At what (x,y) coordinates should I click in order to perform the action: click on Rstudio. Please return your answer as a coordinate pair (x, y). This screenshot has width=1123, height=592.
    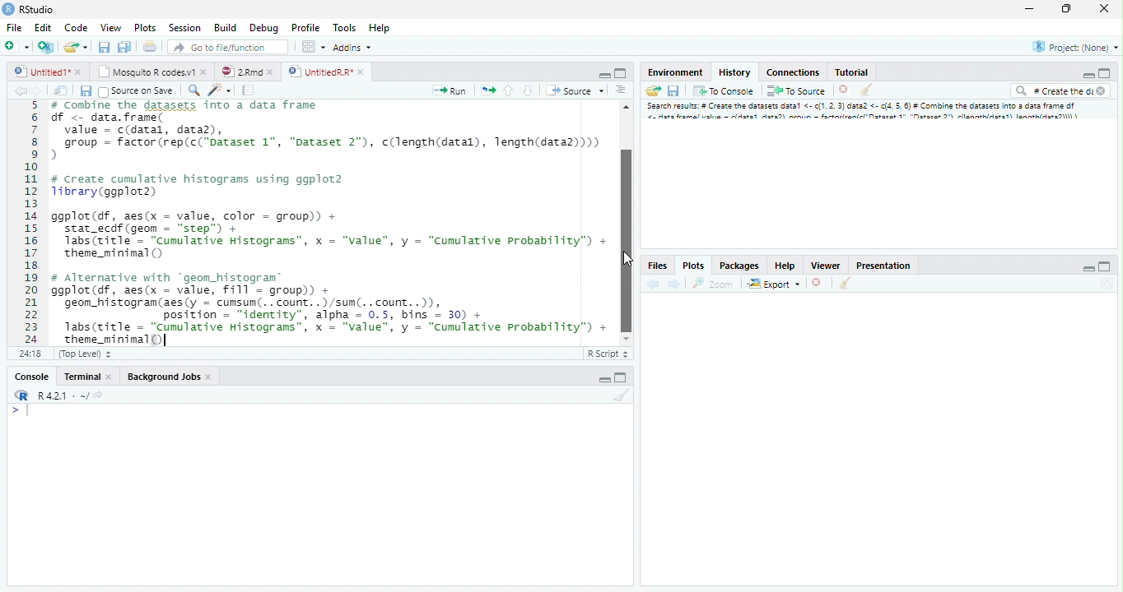
    Looking at the image, I should click on (28, 8).